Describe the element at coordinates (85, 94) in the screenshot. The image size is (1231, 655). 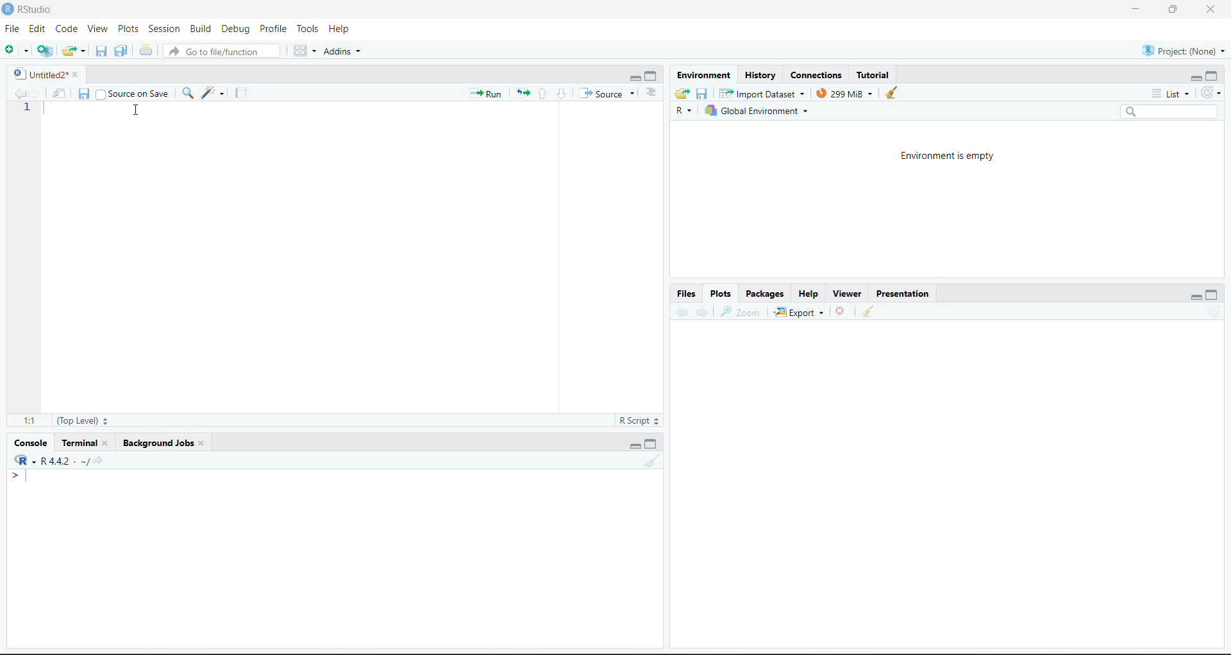
I see `save current document` at that location.